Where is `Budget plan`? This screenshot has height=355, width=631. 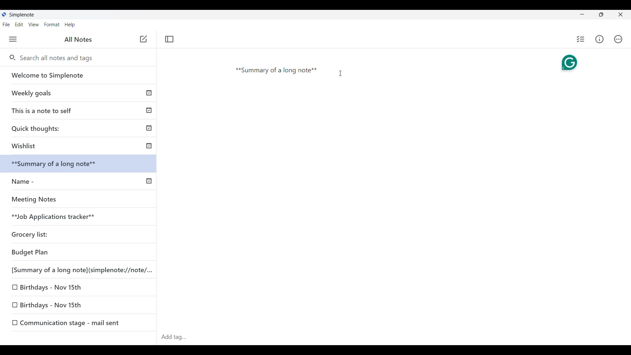
Budget plan is located at coordinates (55, 252).